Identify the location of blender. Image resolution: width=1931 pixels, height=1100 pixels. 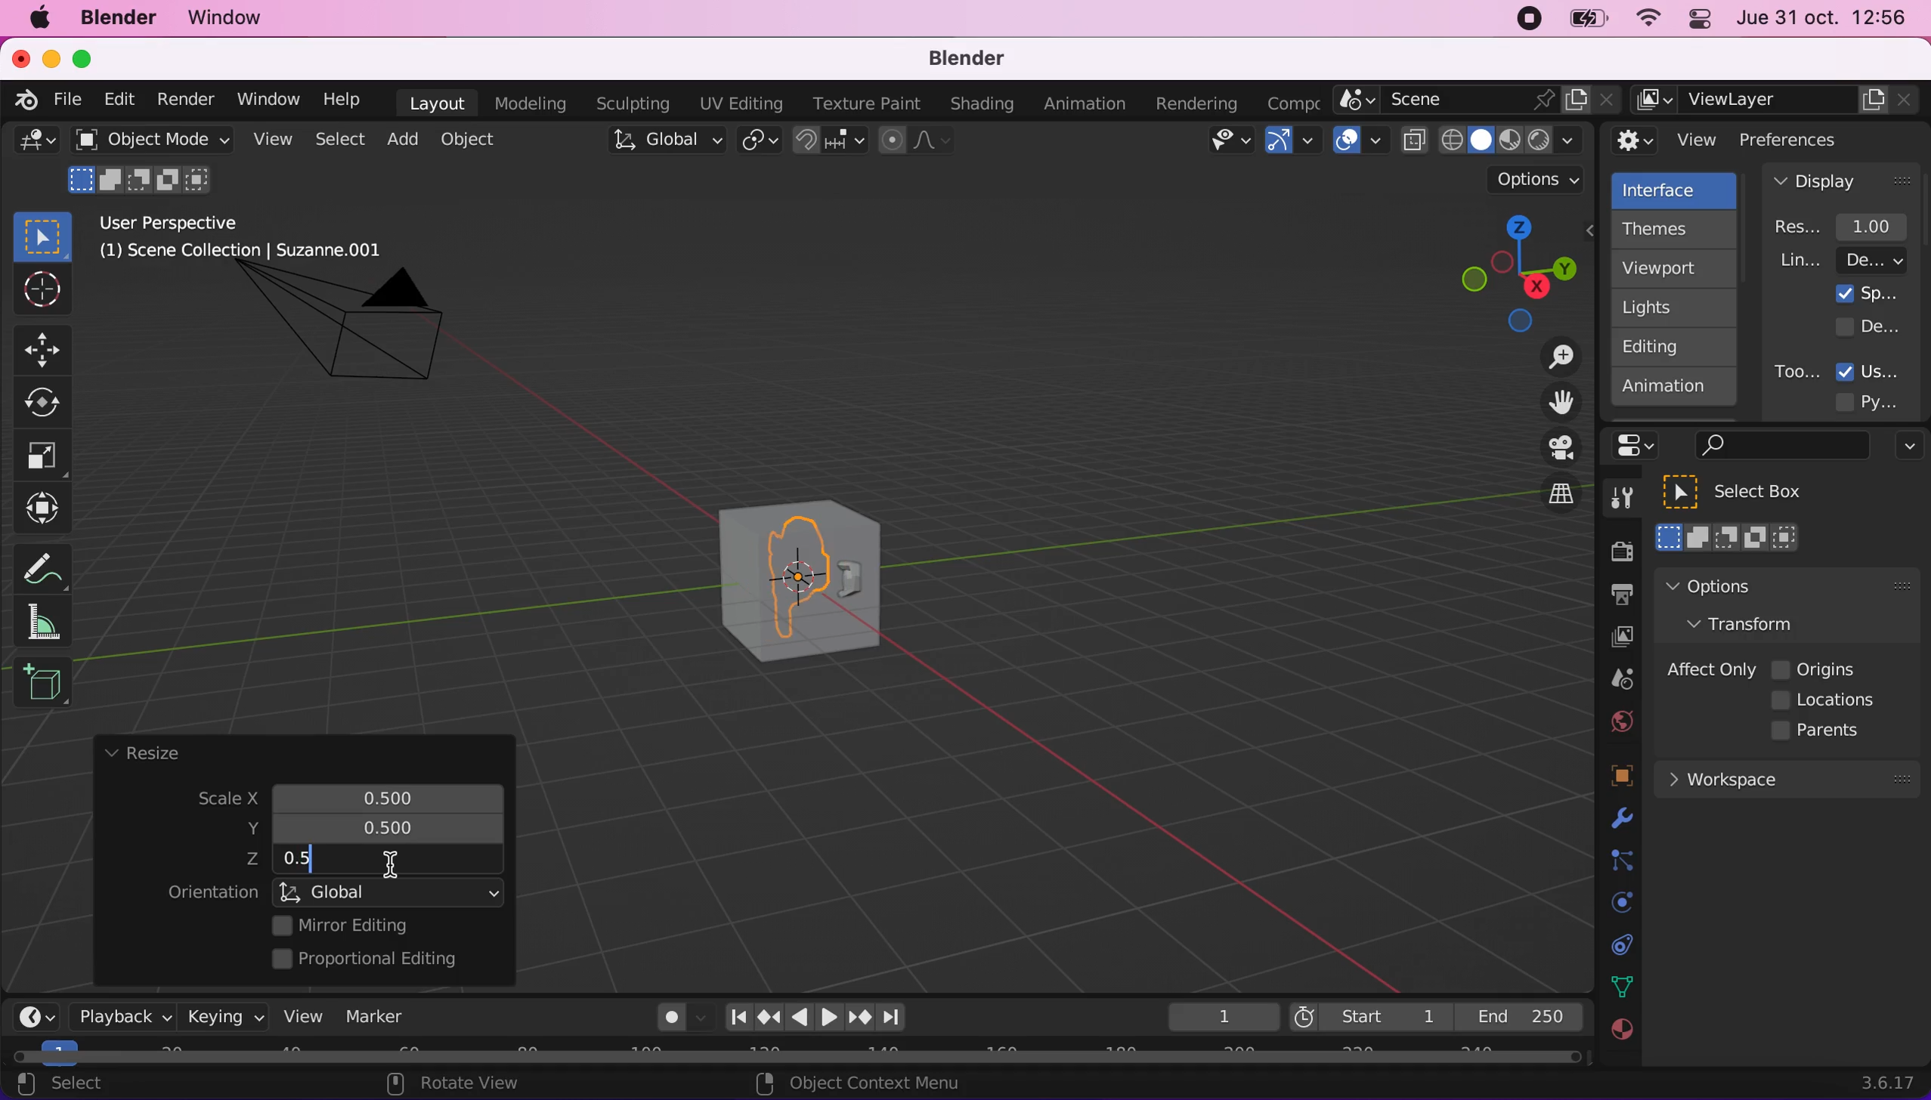
(957, 60).